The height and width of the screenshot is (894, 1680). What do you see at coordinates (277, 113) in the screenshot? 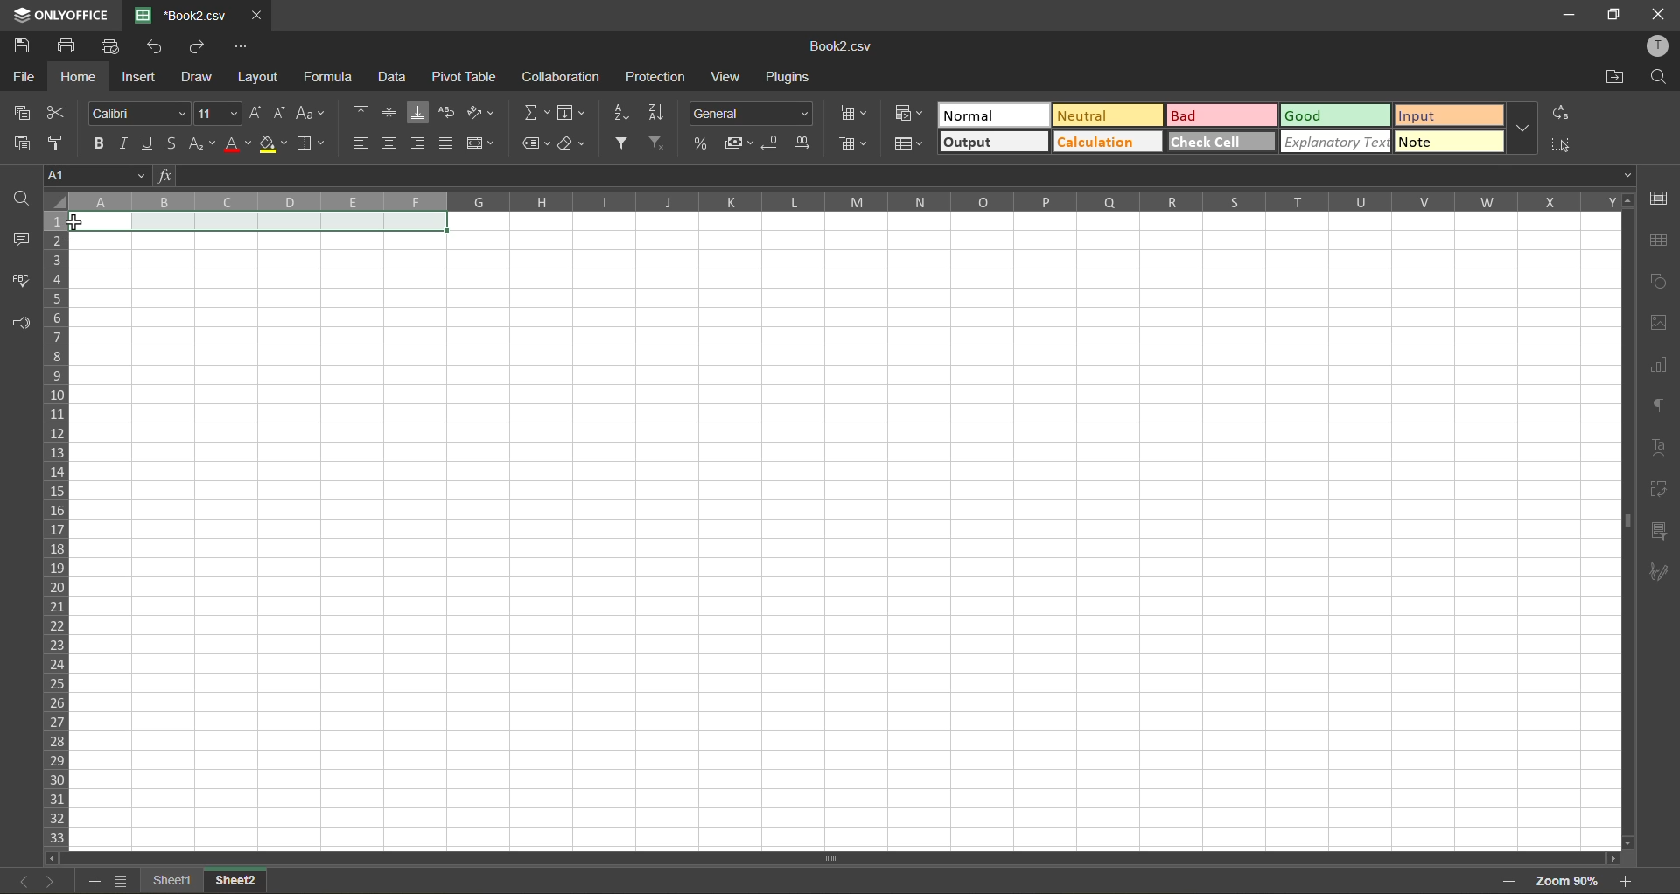
I see `decrement size` at bounding box center [277, 113].